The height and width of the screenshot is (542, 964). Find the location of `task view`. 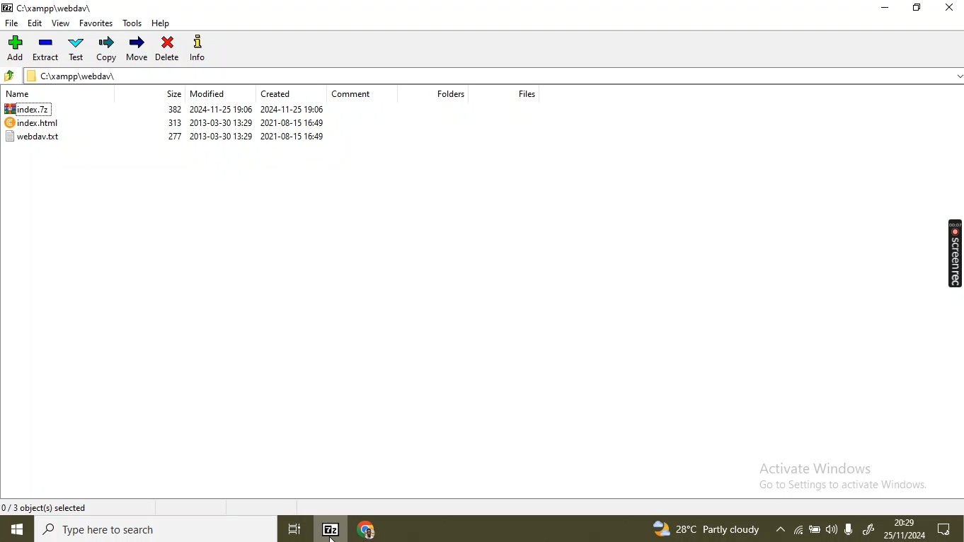

task view is located at coordinates (296, 530).